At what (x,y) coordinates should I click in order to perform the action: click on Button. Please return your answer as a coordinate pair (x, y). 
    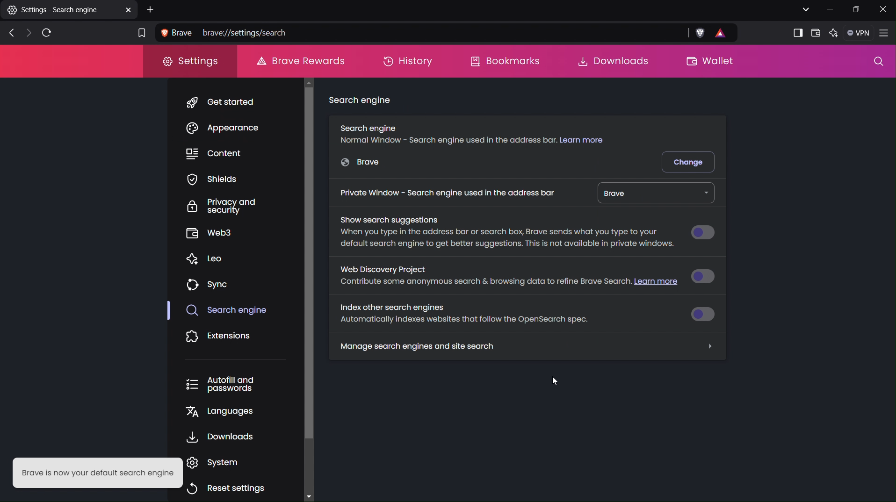
    Looking at the image, I should click on (703, 233).